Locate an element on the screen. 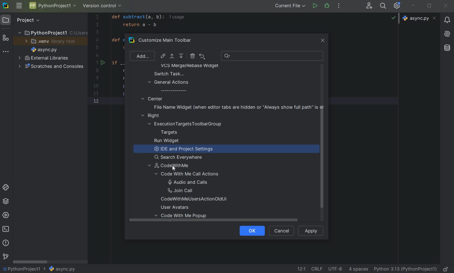  PROJECT is located at coordinates (24, 20).